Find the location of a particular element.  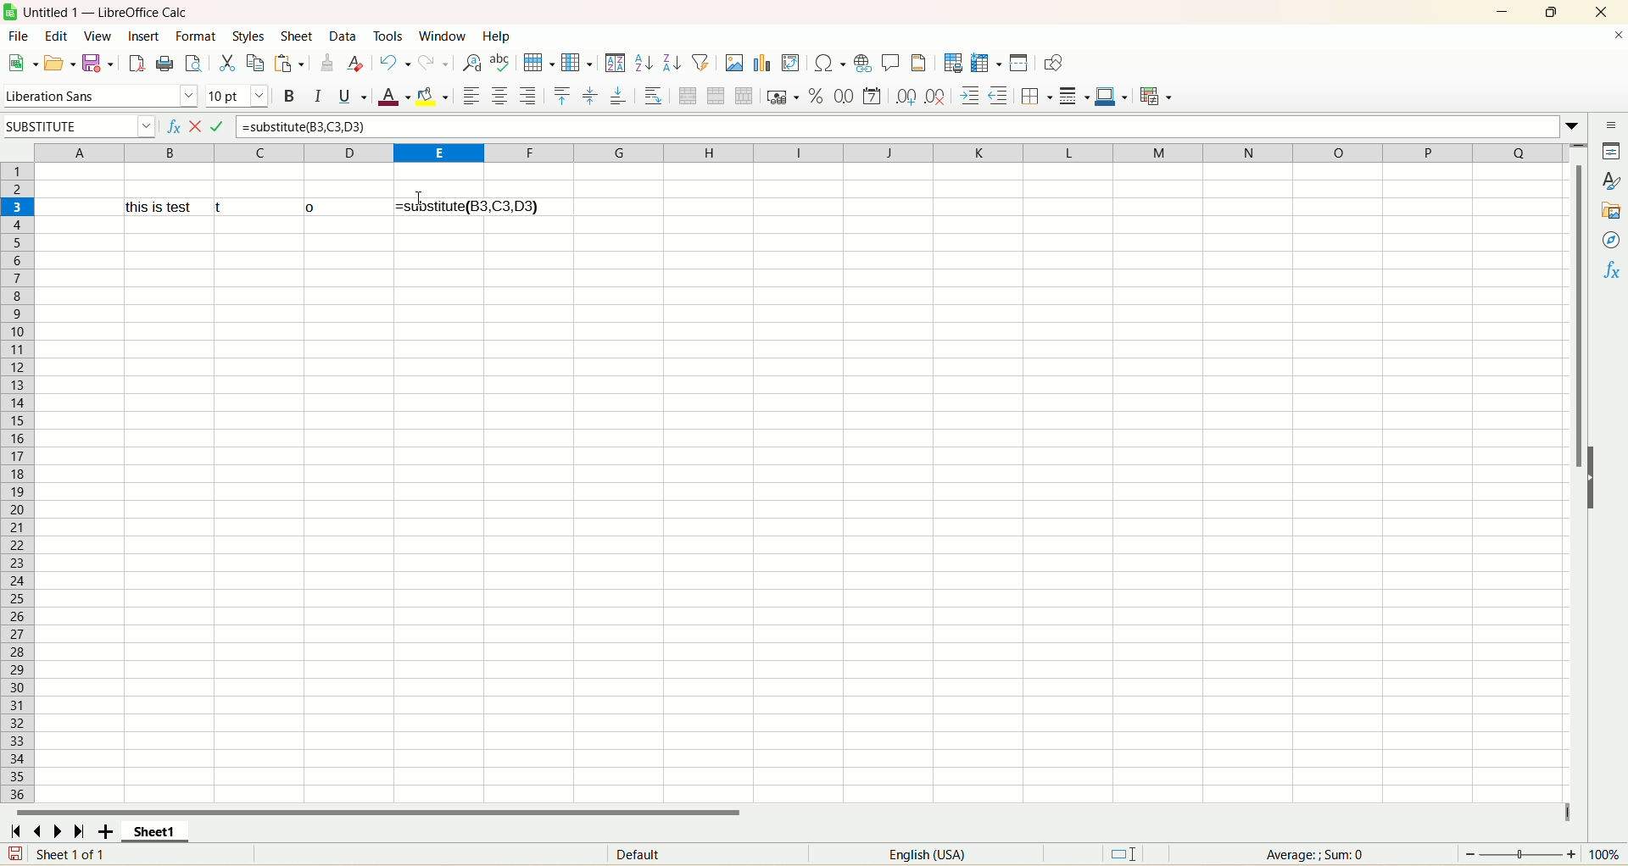

align center is located at coordinates (499, 94).